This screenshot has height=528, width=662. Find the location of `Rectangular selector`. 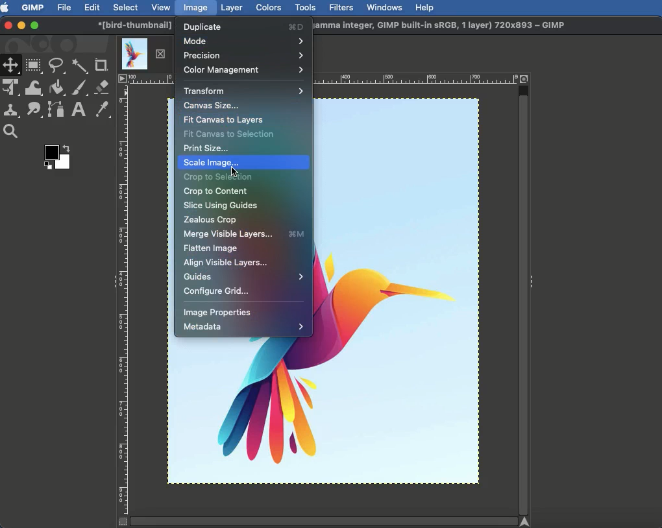

Rectangular selector is located at coordinates (34, 66).